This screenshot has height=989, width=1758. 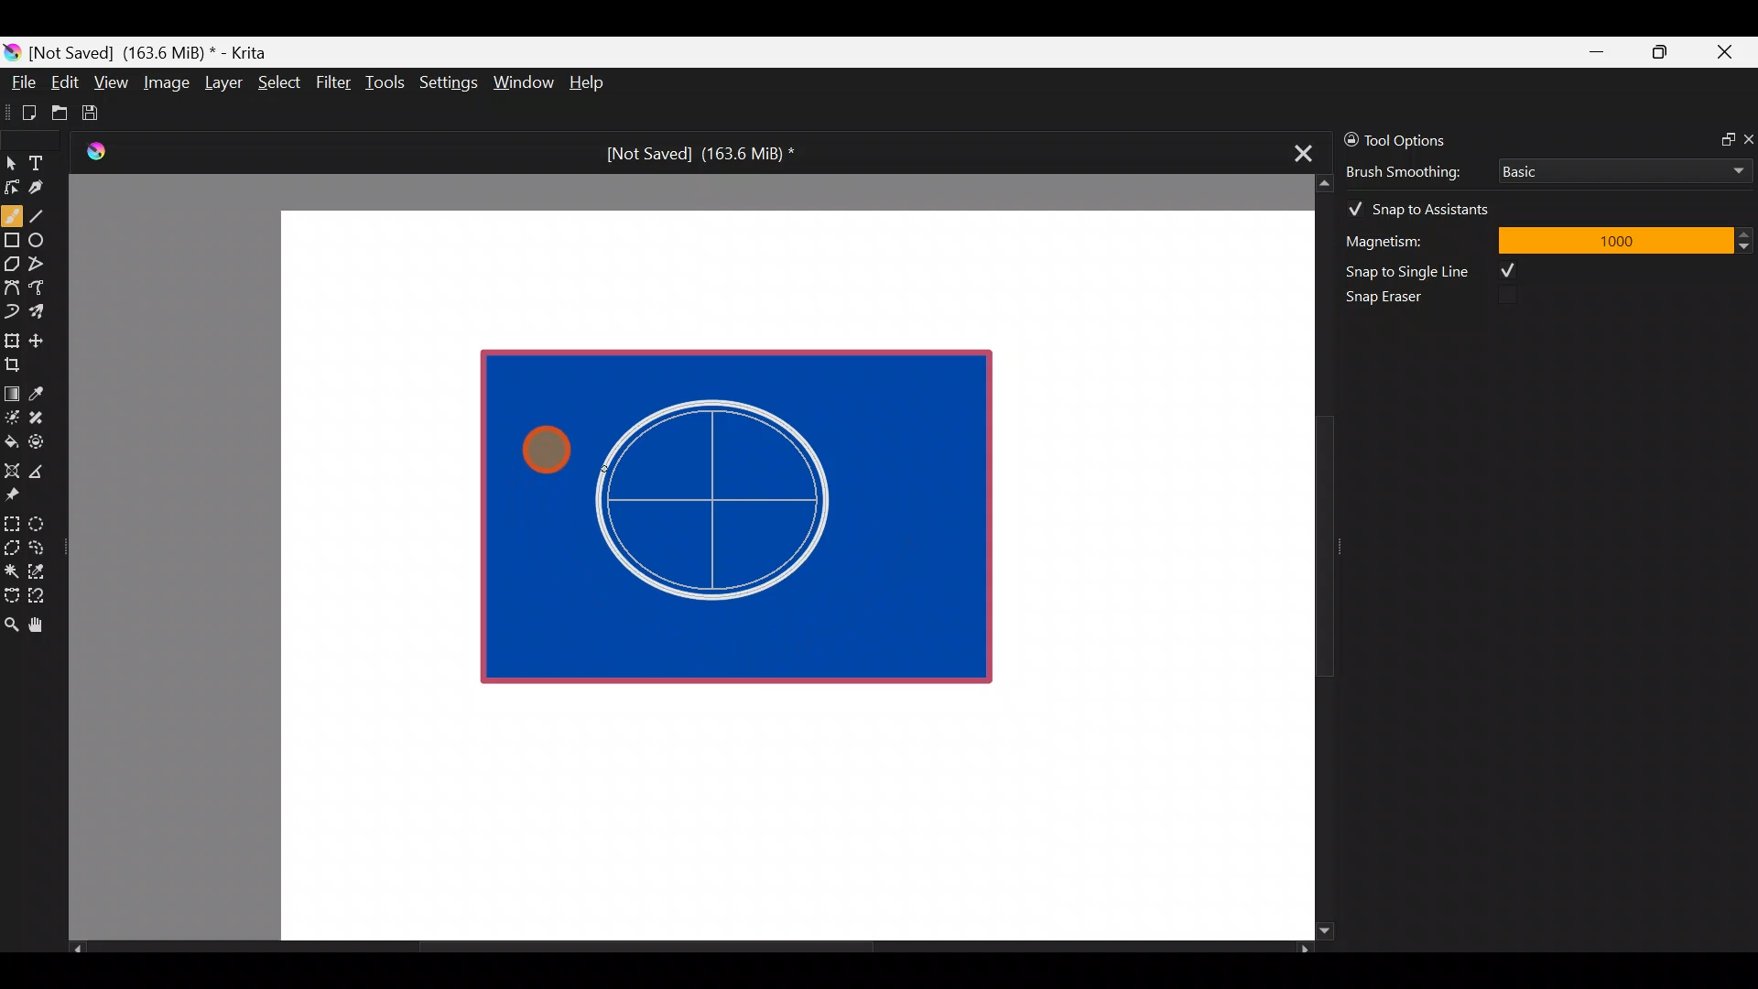 What do you see at coordinates (42, 597) in the screenshot?
I see `Magnetic curve selection tool` at bounding box center [42, 597].